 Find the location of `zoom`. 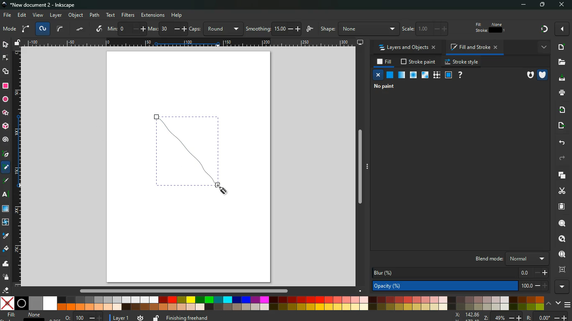

zoom is located at coordinates (512, 317).